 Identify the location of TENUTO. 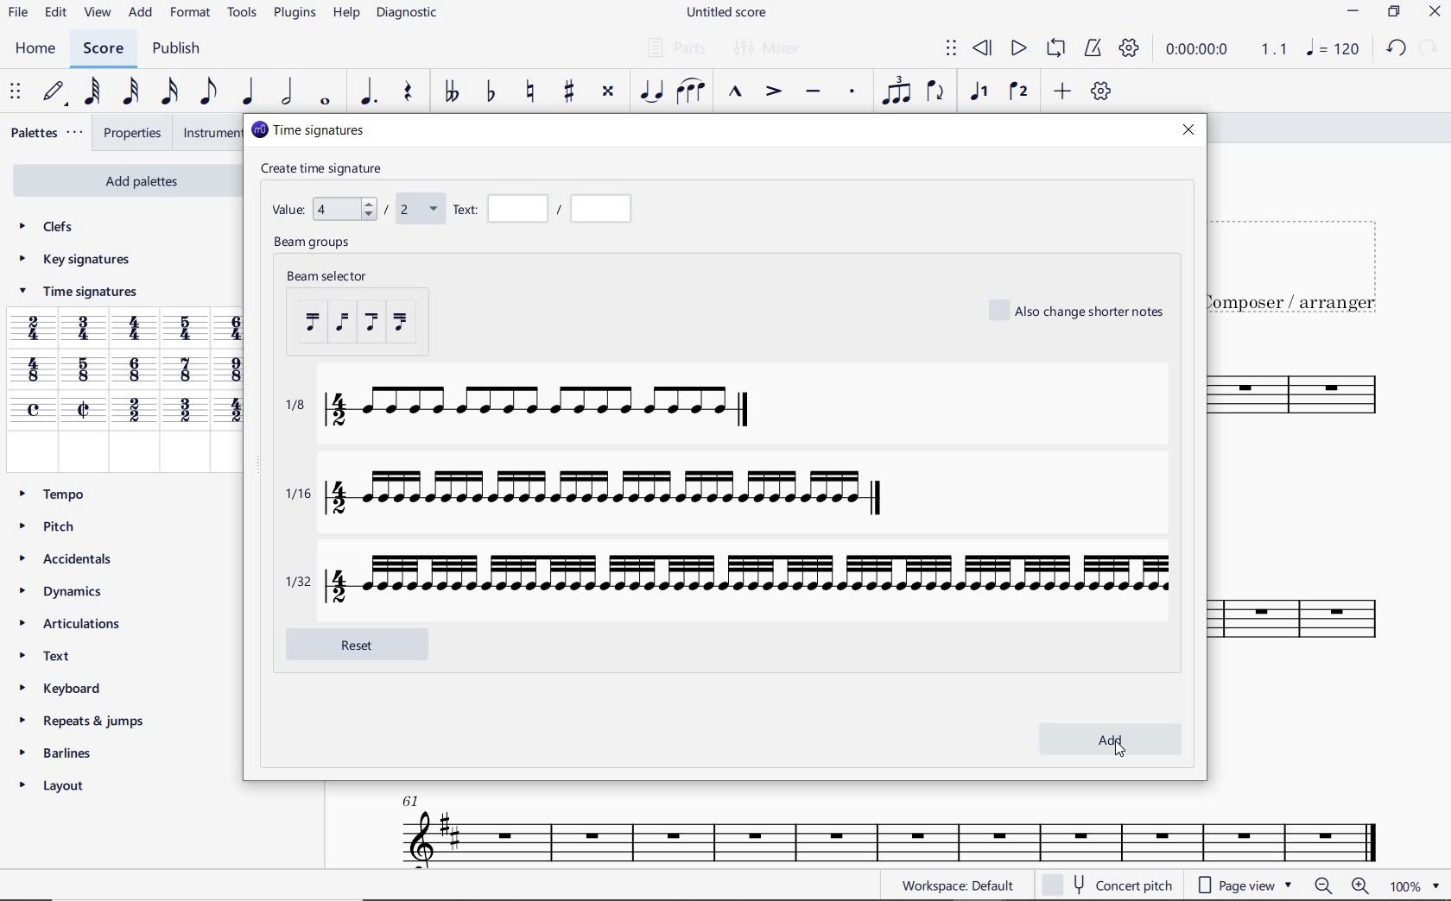
(812, 92).